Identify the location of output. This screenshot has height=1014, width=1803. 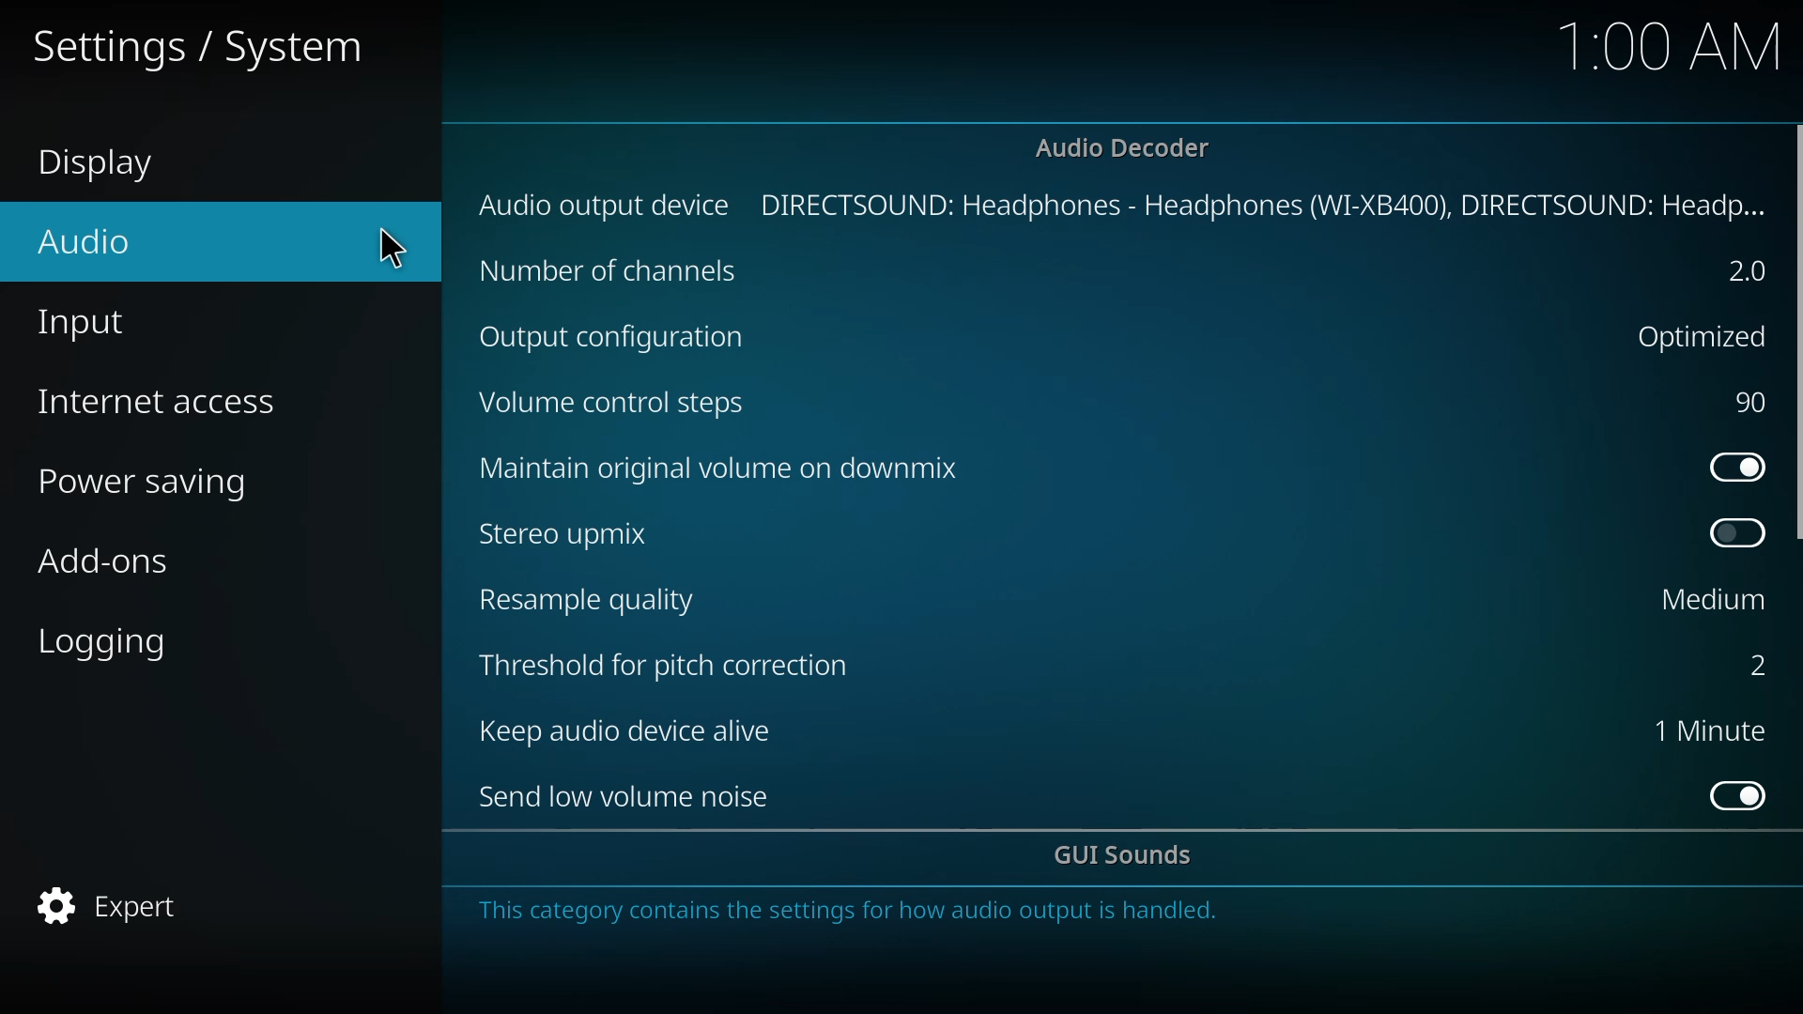
(1117, 205).